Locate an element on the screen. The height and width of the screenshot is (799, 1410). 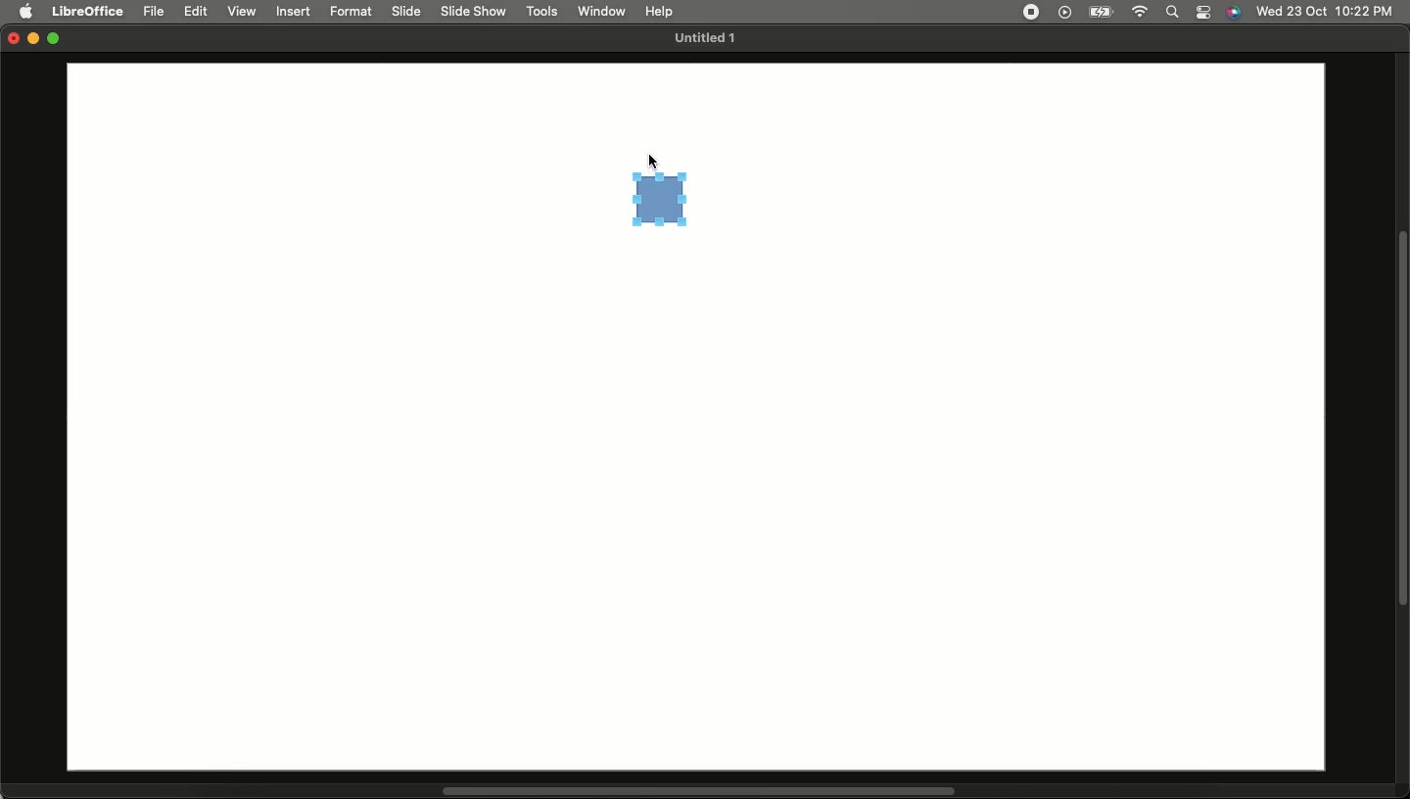
Maximize is located at coordinates (57, 40).